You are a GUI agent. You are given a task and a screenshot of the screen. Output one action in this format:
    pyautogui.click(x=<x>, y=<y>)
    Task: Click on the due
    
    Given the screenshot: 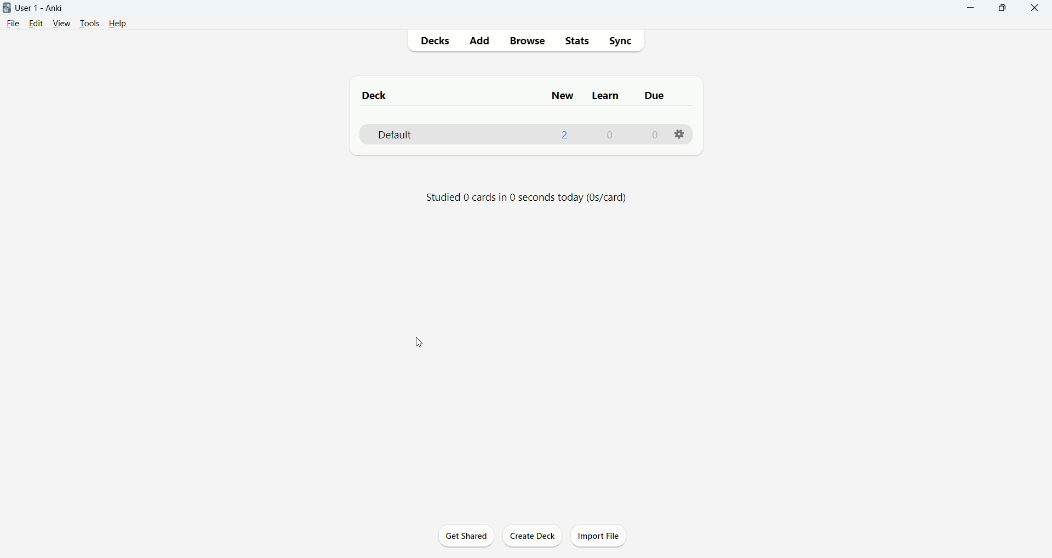 What is the action you would take?
    pyautogui.click(x=657, y=97)
    